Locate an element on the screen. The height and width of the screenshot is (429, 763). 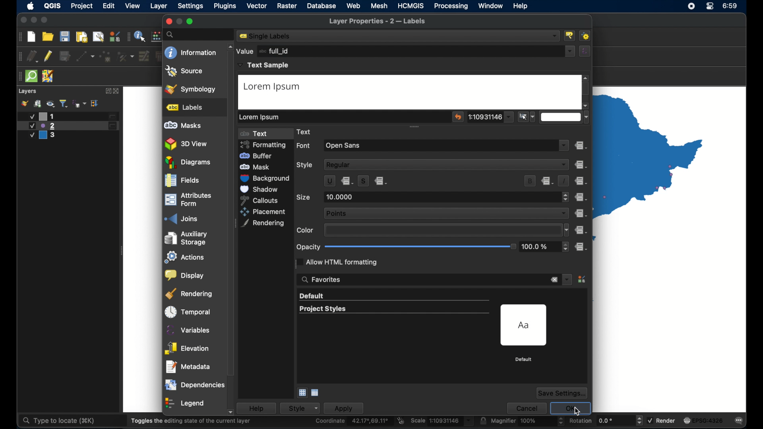
identify feature is located at coordinates (141, 36).